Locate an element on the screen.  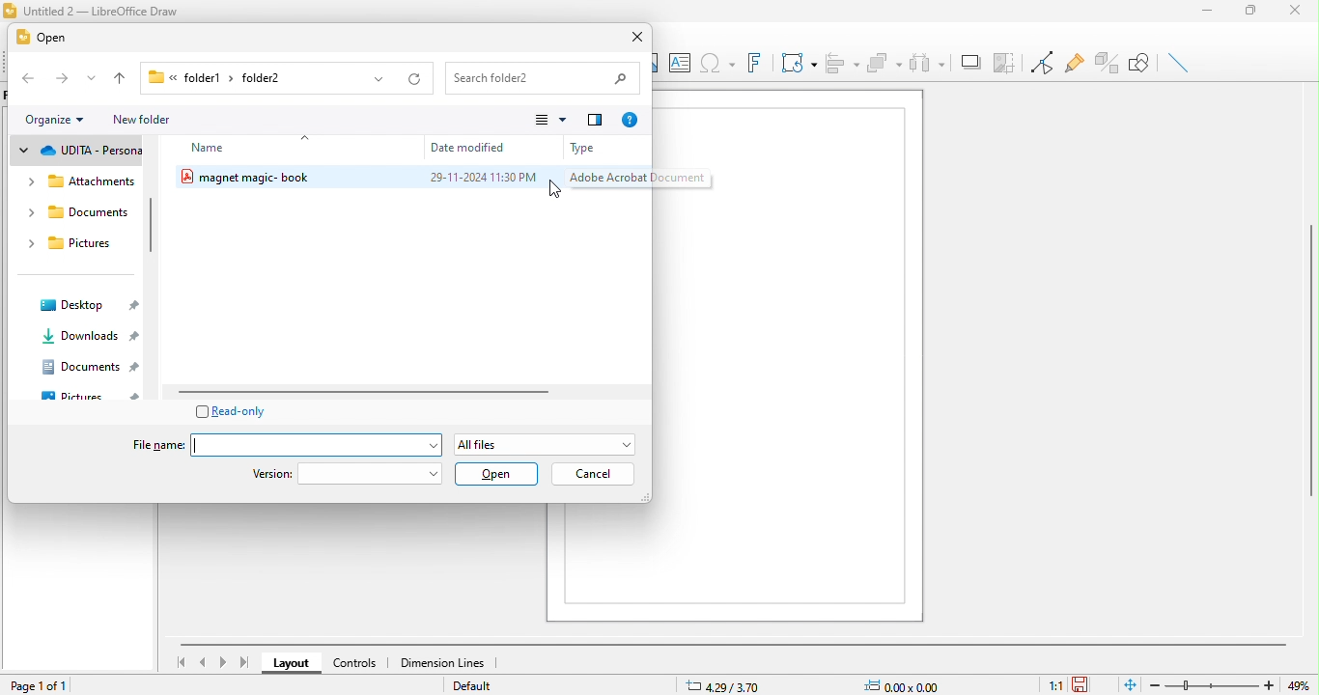
insert line is located at coordinates (1182, 63).